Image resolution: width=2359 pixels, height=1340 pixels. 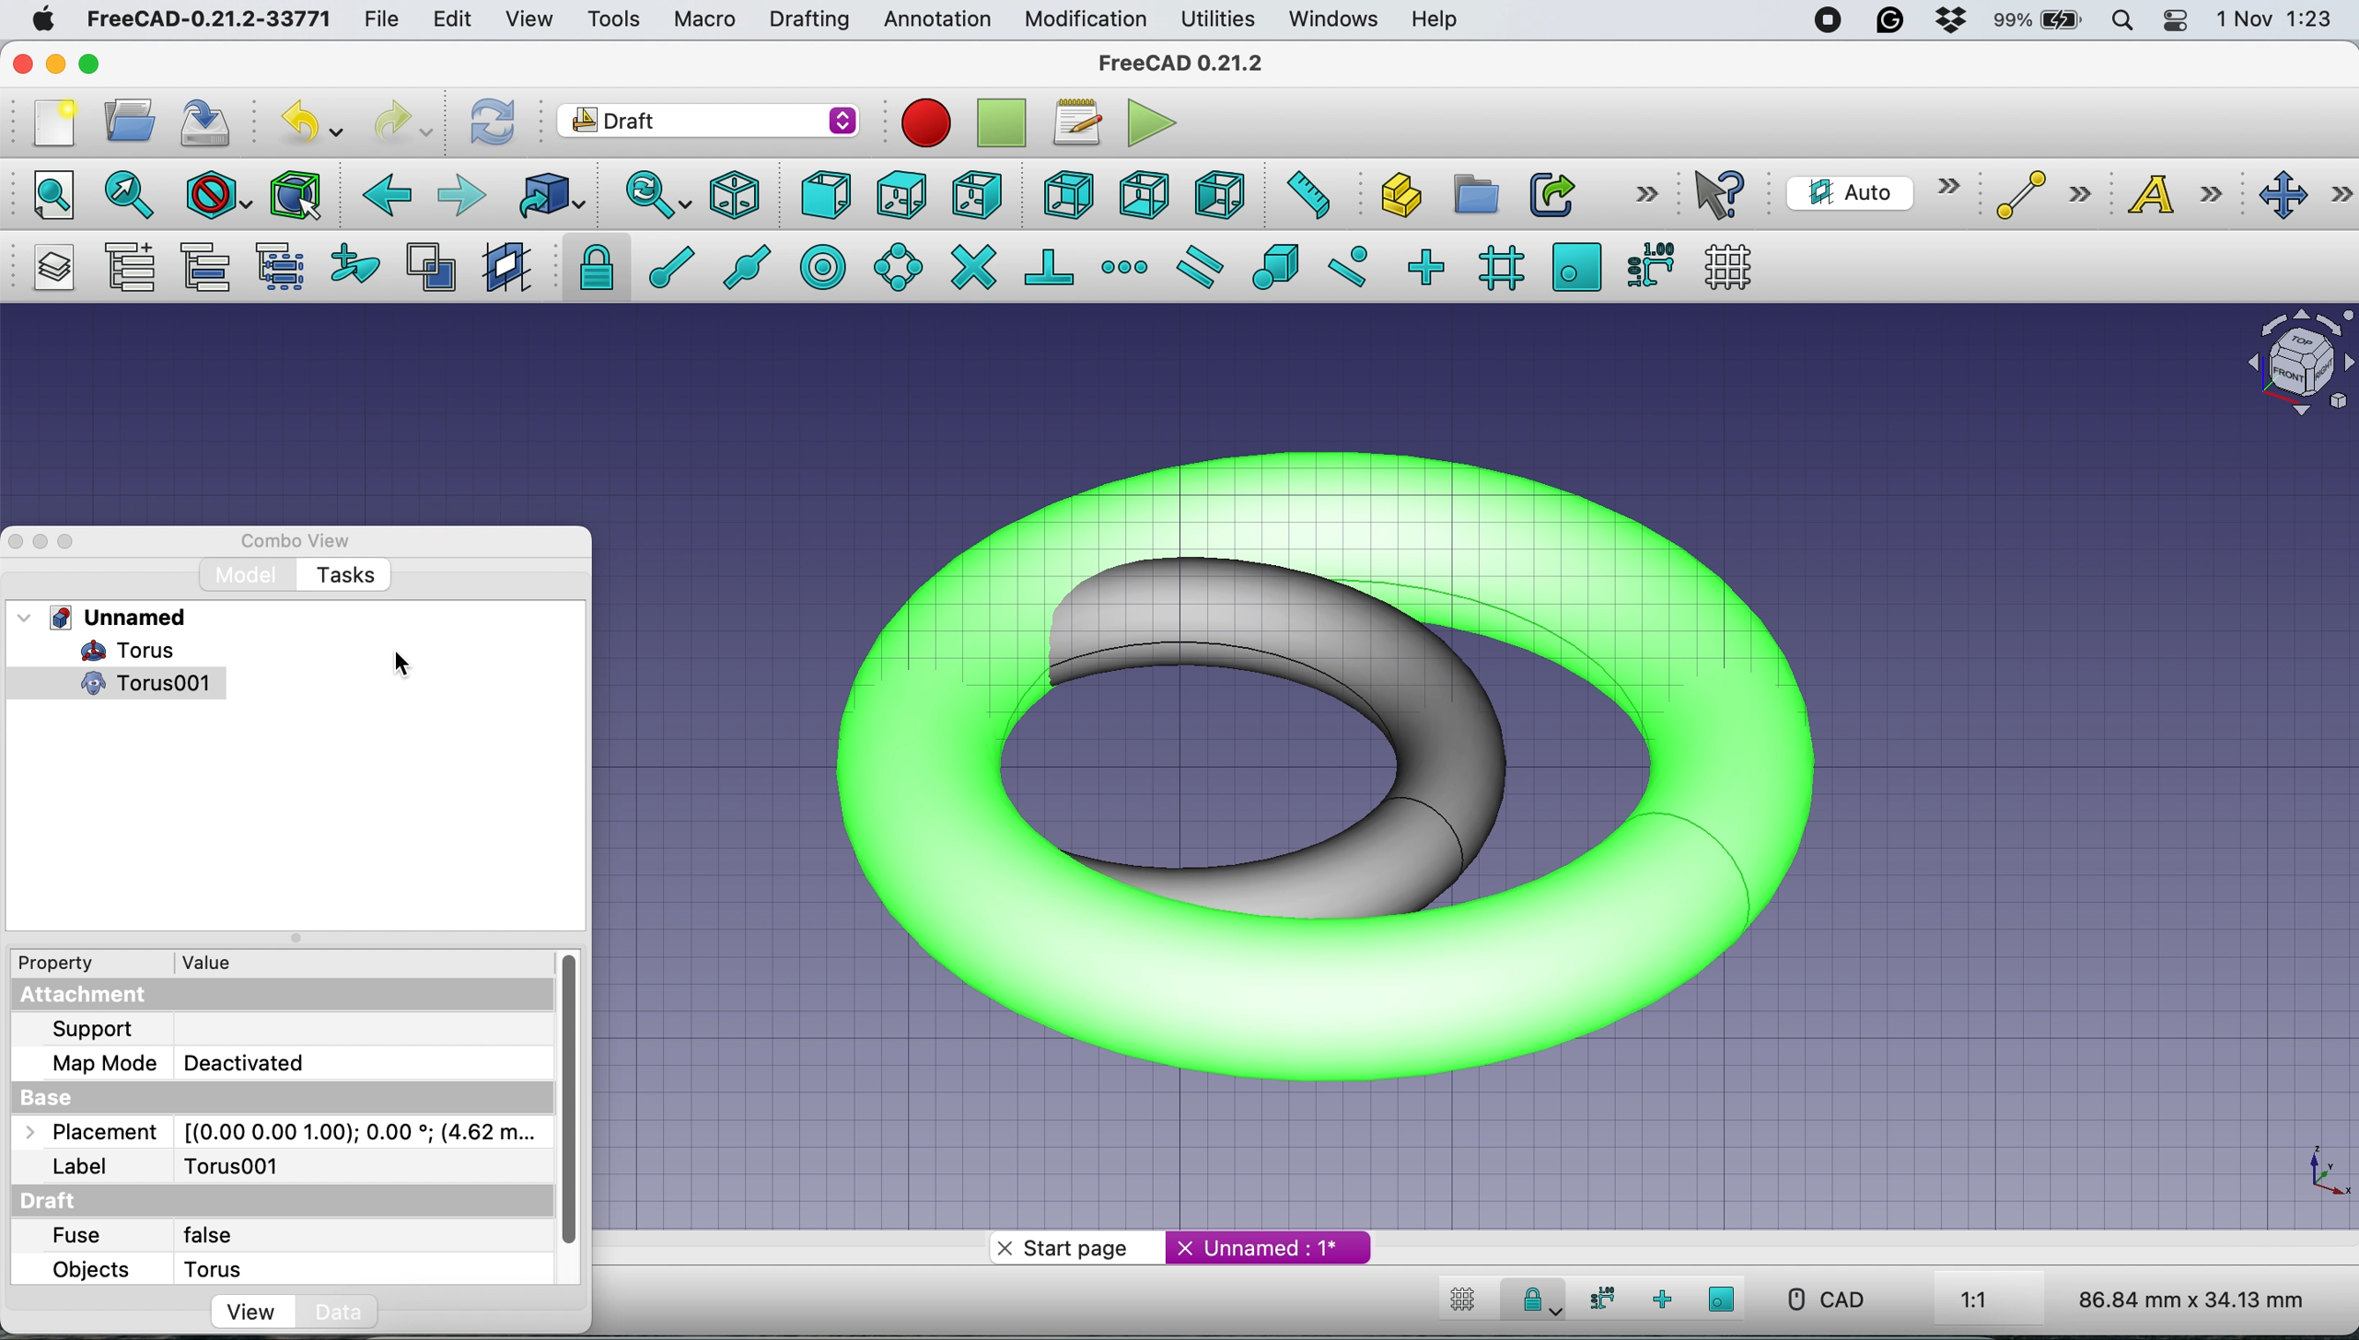 What do you see at coordinates (1205, 266) in the screenshot?
I see `snap parallel` at bounding box center [1205, 266].